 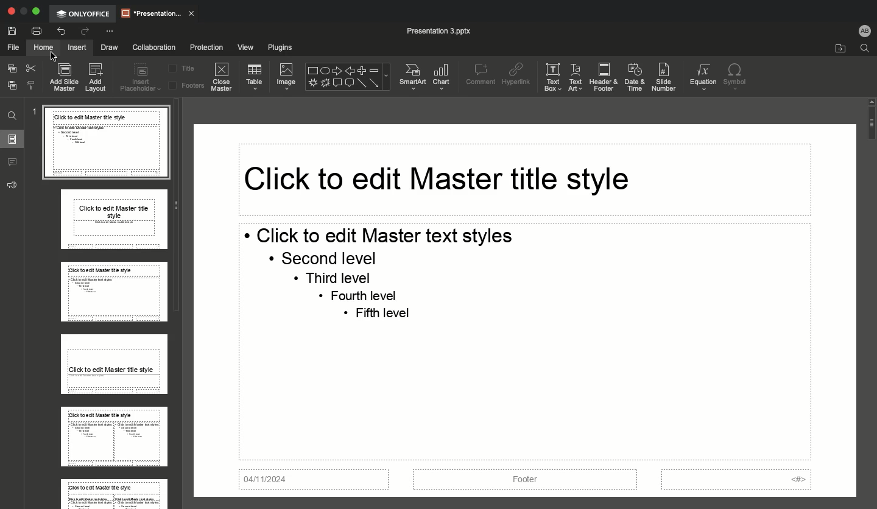 I want to click on Chart, so click(x=441, y=77).